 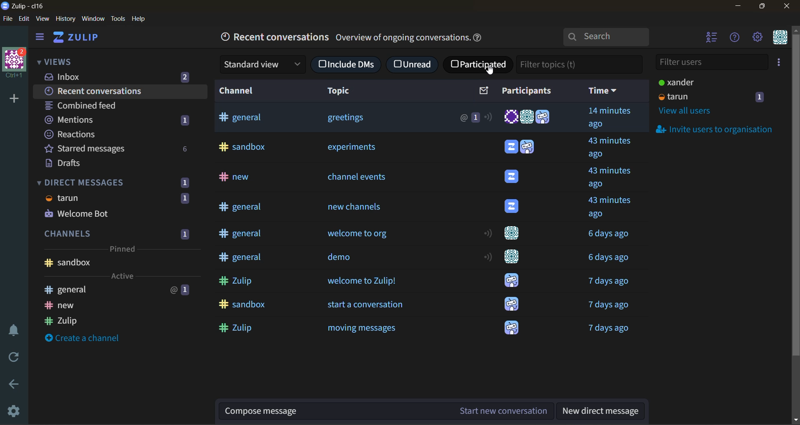 I want to click on go back, so click(x=15, y=385).